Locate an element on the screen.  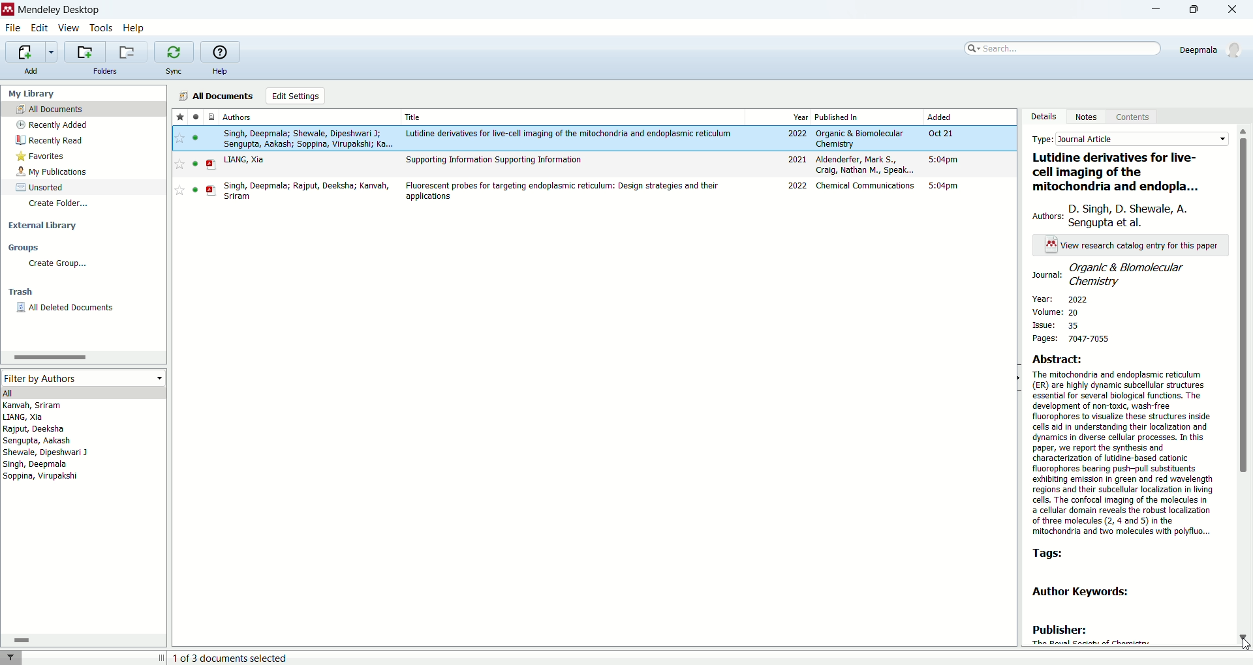
filter is located at coordinates (10, 657).